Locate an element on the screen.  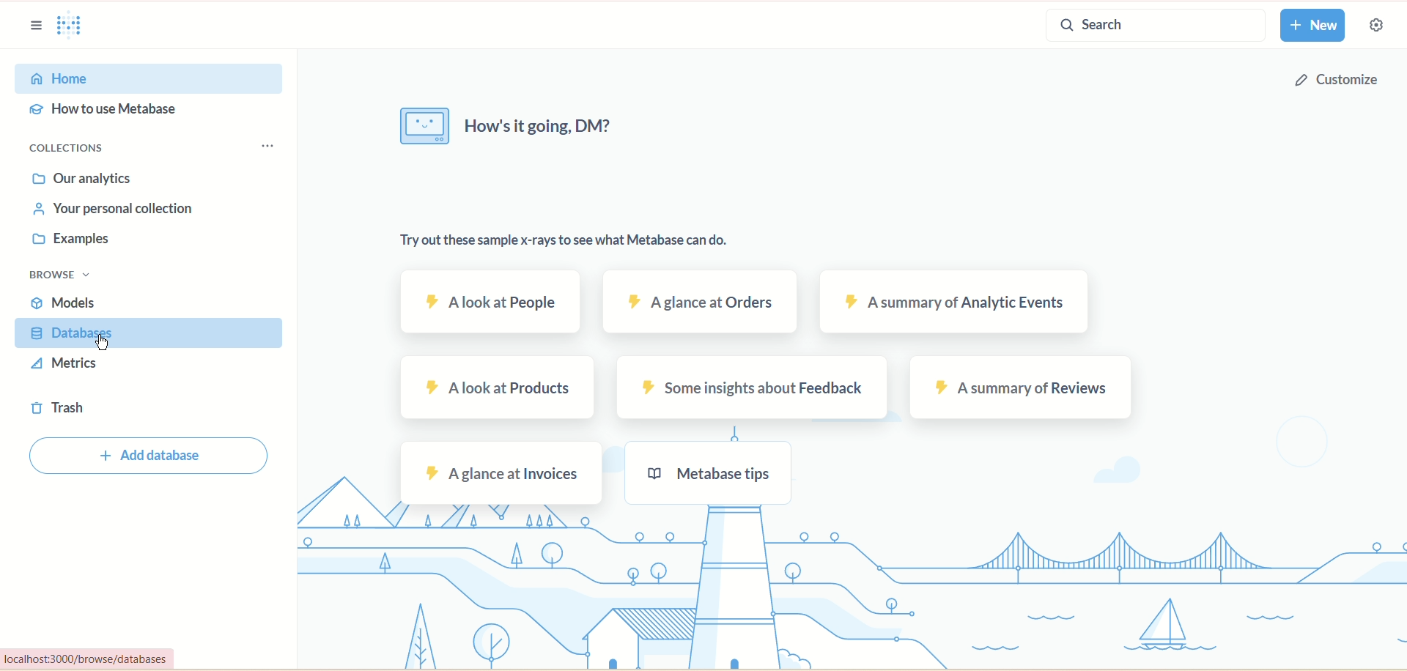
a glance at orders is located at coordinates (698, 303).